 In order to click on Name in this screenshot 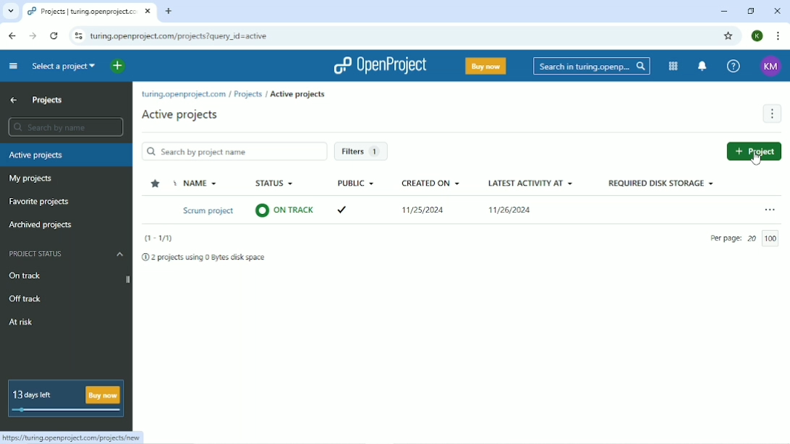, I will do `click(197, 183)`.